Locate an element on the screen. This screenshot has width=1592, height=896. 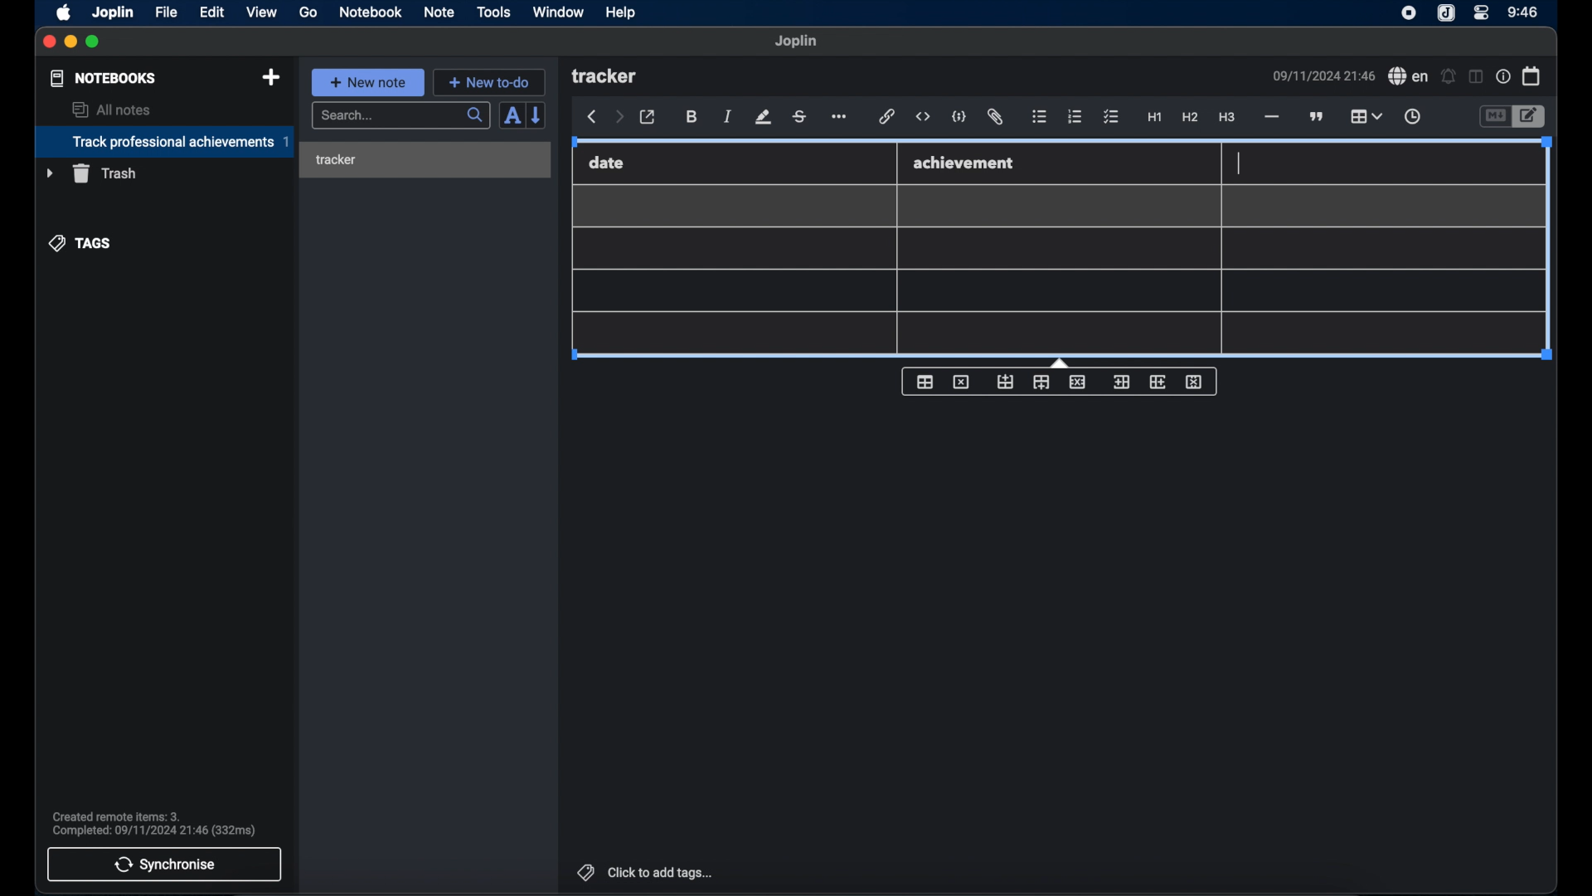
insert column after is located at coordinates (1158, 382).